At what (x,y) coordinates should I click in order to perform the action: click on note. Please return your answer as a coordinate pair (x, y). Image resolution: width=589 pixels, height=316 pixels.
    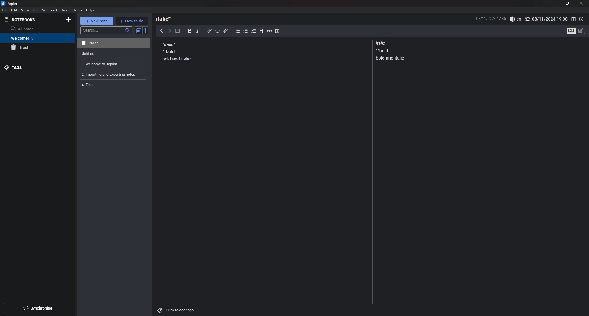
    Looking at the image, I should click on (113, 44).